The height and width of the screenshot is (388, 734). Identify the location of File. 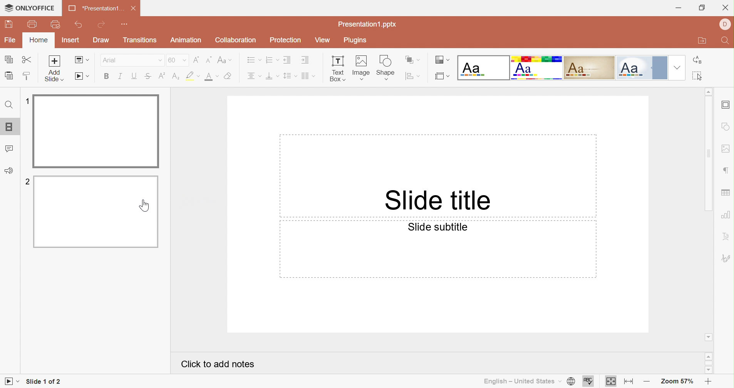
(9, 40).